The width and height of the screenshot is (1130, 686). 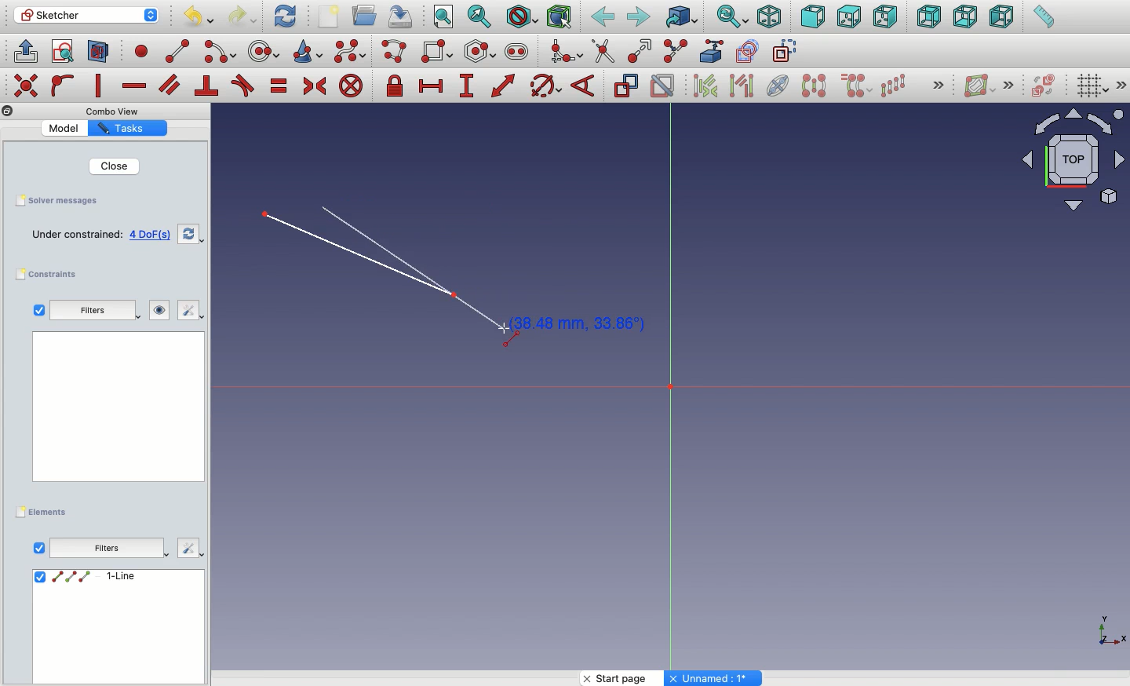 What do you see at coordinates (750, 52) in the screenshot?
I see `carbon copy` at bounding box center [750, 52].